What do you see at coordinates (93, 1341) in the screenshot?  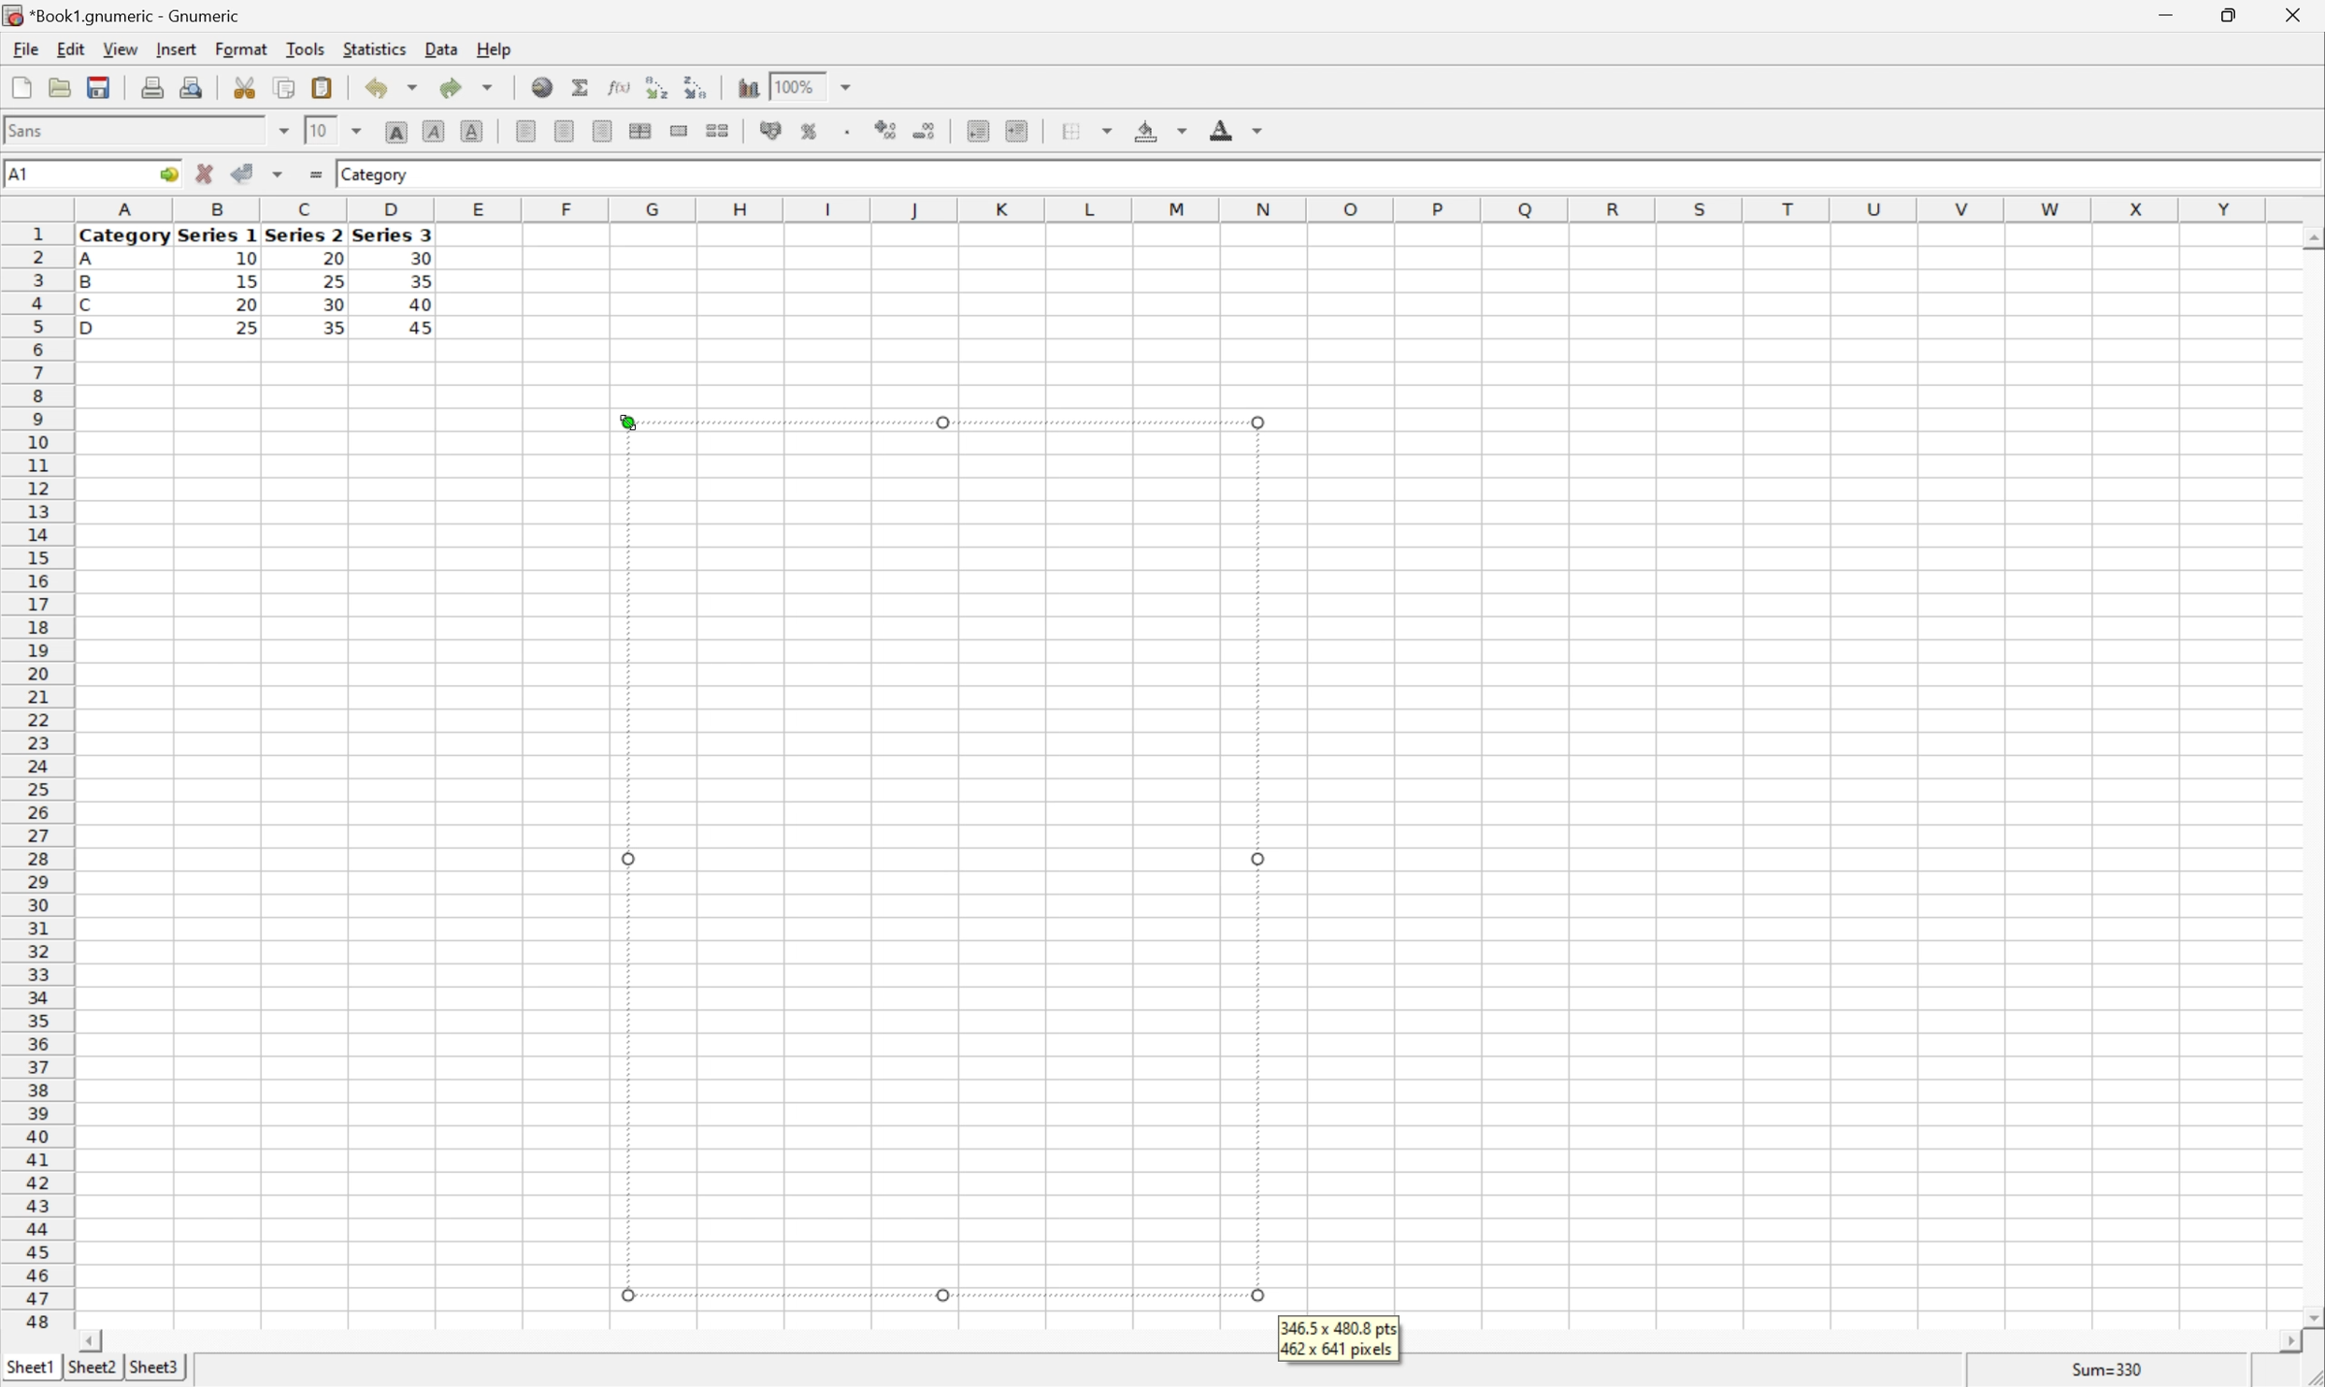 I see `Scroll Left` at bounding box center [93, 1341].